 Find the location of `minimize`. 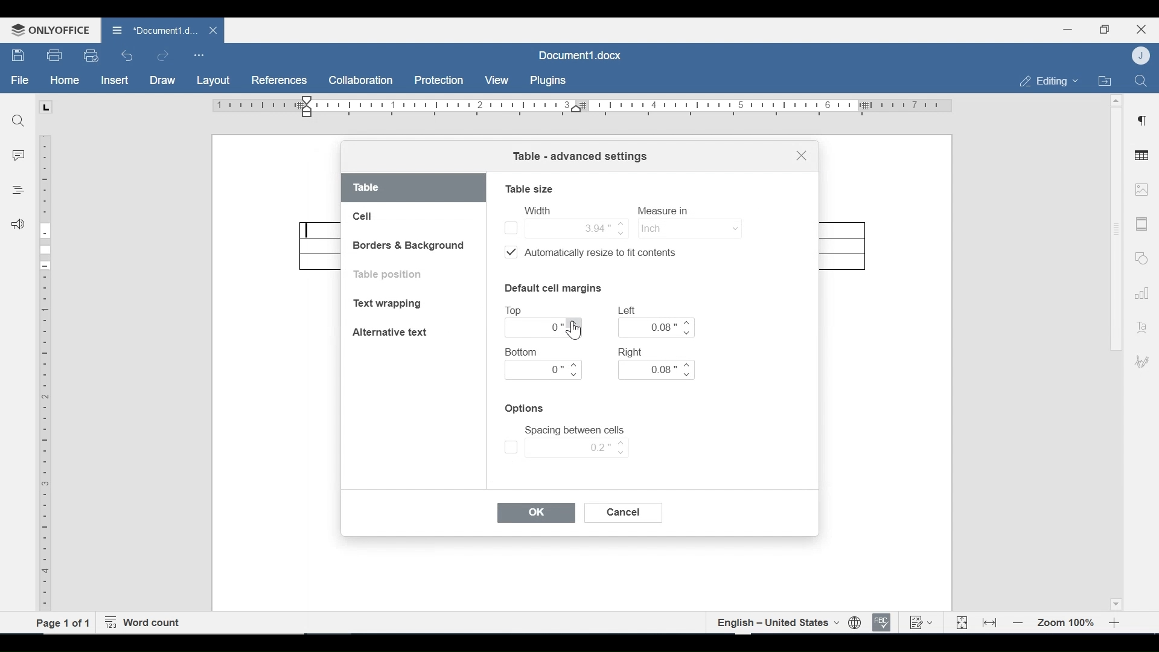

minimize is located at coordinates (1068, 29).